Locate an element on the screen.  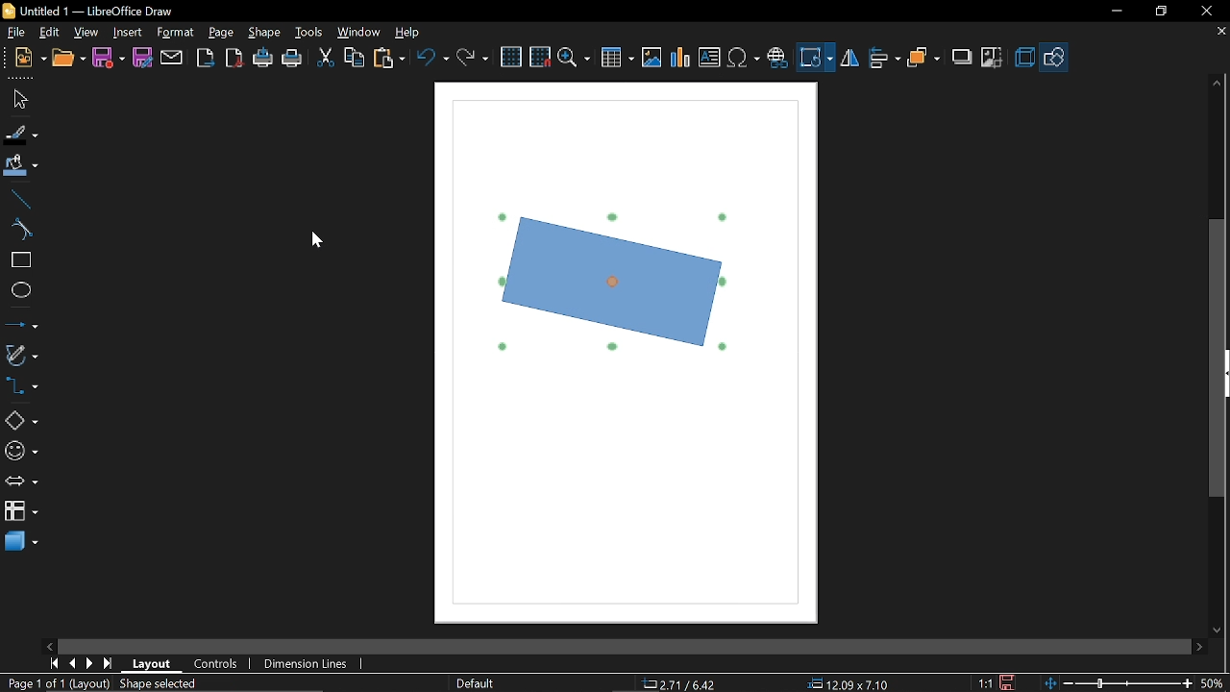
64.28x31.12 is located at coordinates (853, 683).